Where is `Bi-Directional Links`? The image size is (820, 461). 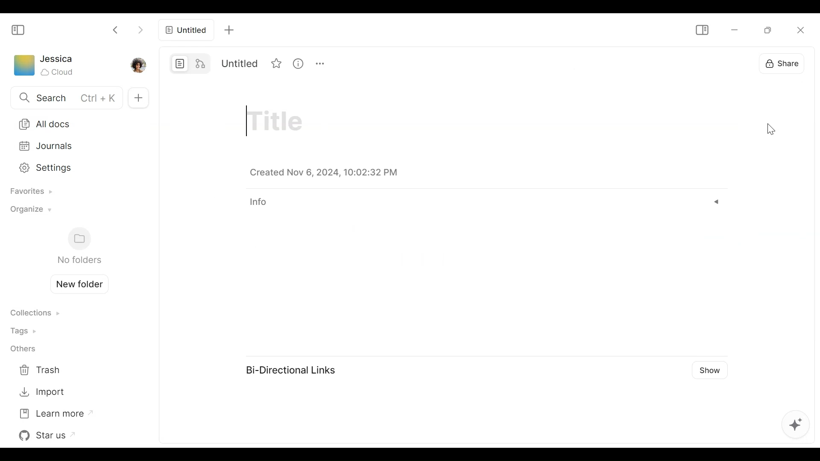 Bi-Directional Links is located at coordinates (291, 370).